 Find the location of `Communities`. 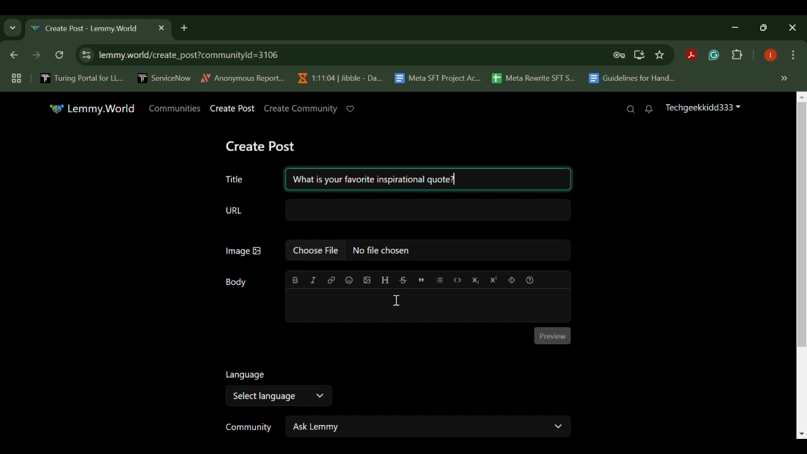

Communities is located at coordinates (175, 108).